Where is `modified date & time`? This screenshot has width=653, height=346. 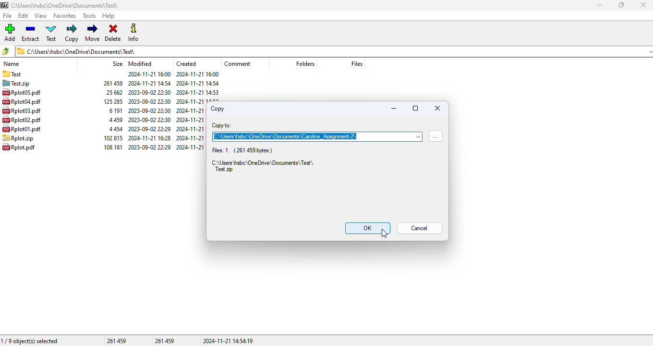 modified date & time is located at coordinates (149, 129).